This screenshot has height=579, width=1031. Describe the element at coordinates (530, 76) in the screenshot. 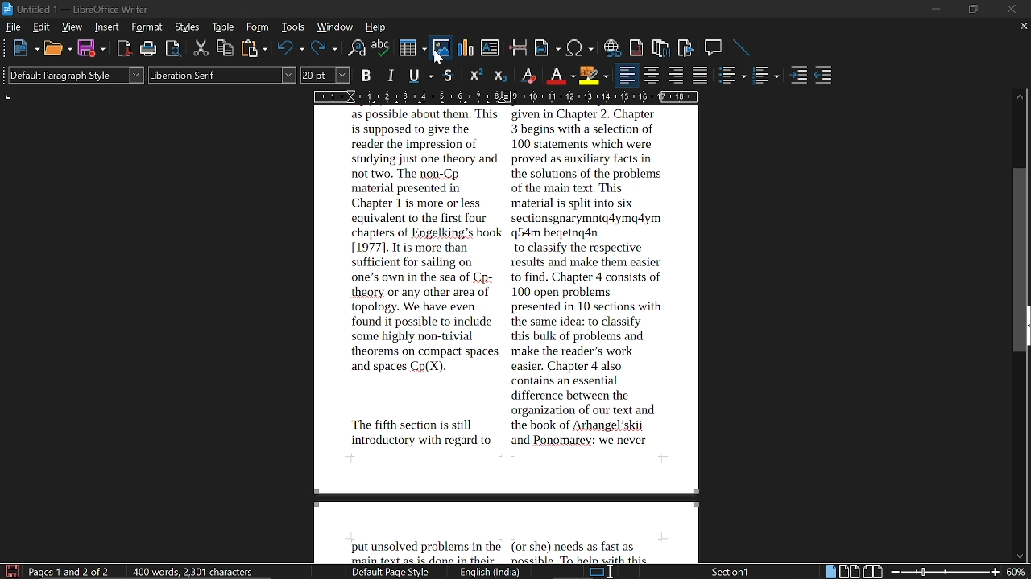

I see `Eraser` at that location.